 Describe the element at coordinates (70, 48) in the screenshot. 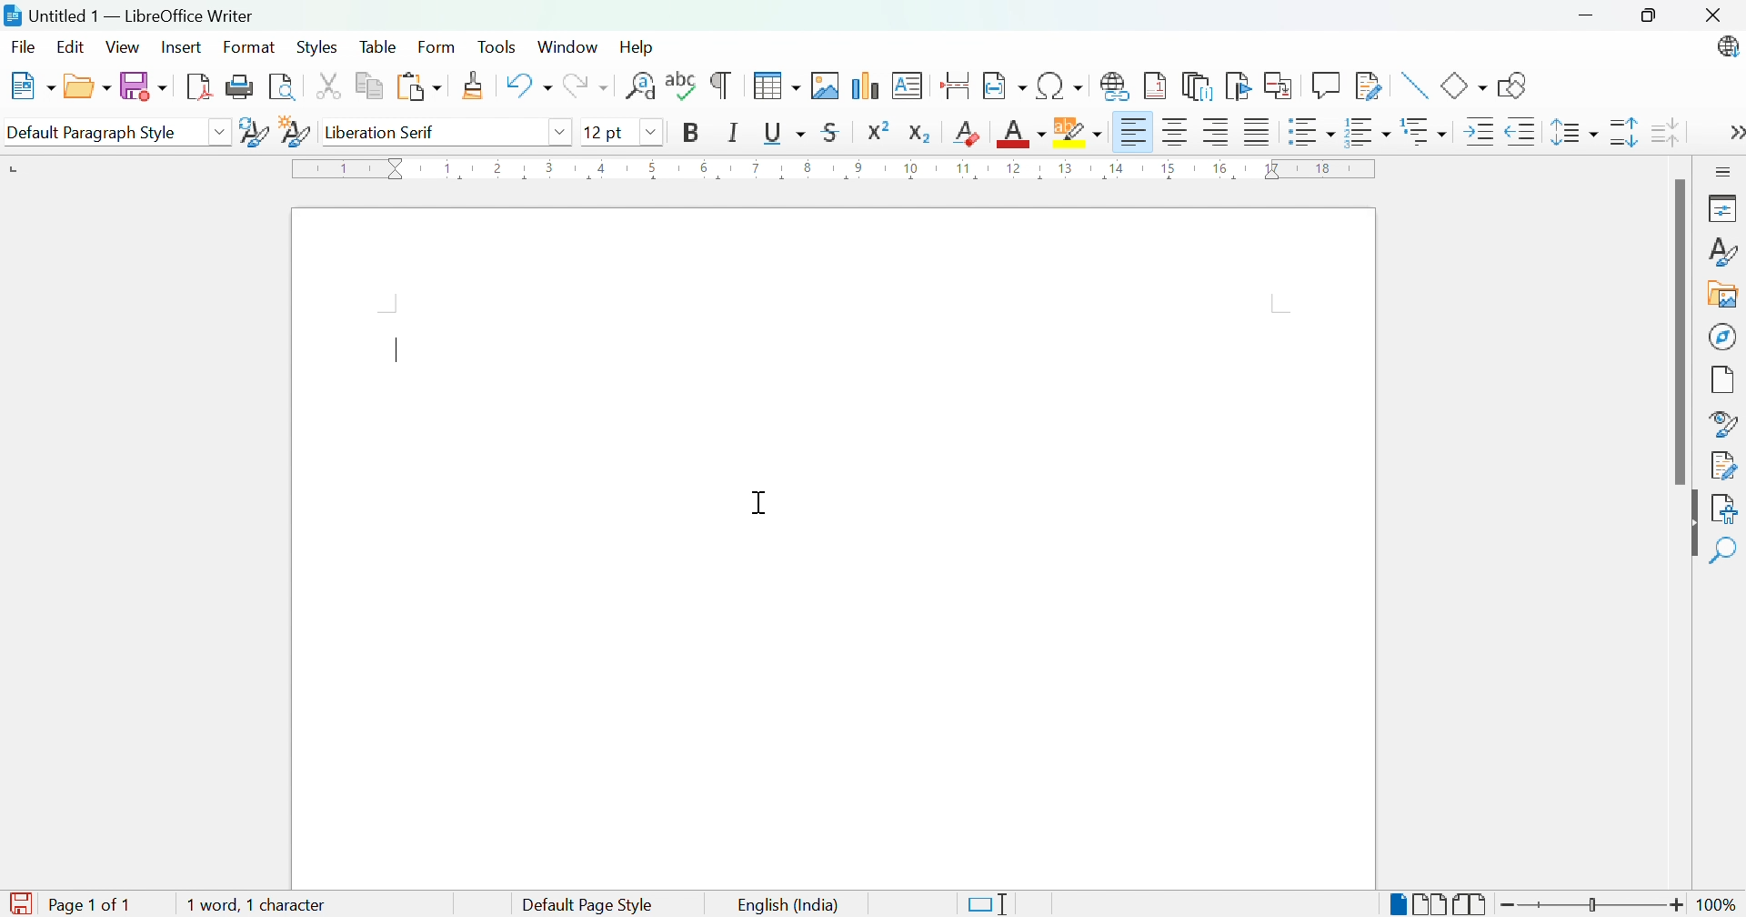

I see `Edit` at that location.